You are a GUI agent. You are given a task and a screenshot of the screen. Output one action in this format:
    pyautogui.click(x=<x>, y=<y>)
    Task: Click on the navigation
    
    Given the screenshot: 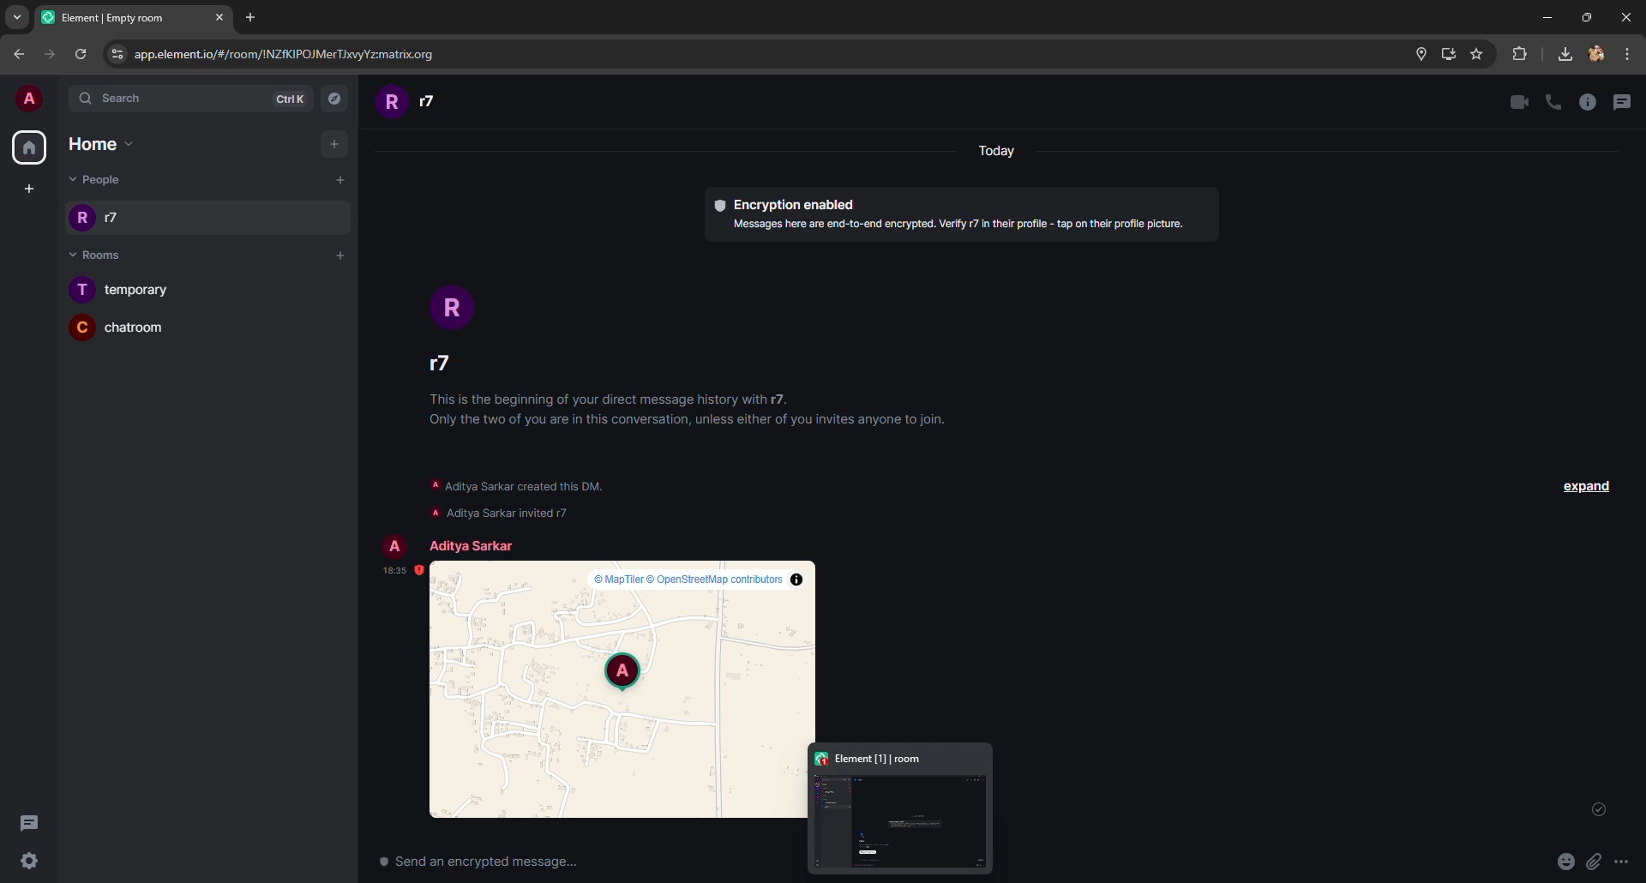 What is the action you would take?
    pyautogui.click(x=336, y=98)
    